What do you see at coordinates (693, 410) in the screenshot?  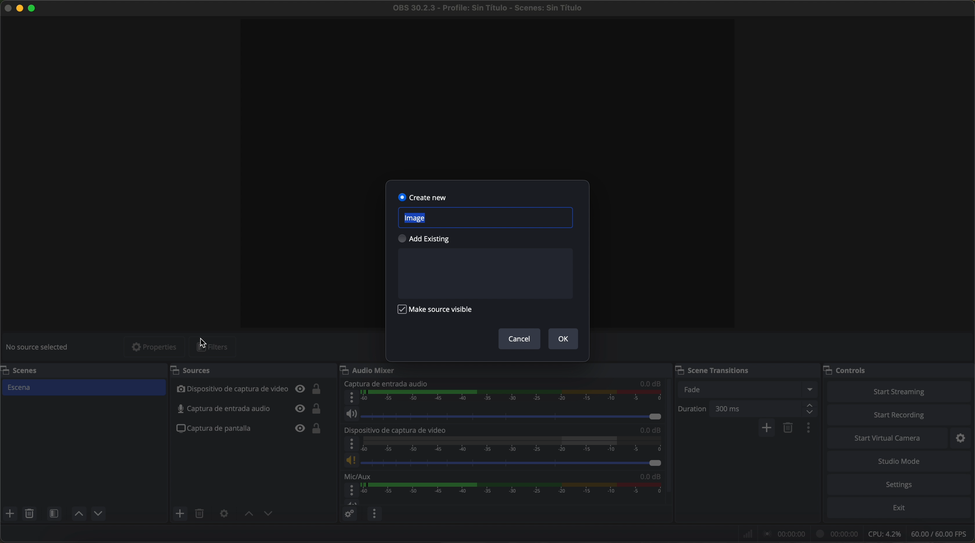 I see `duration` at bounding box center [693, 410].